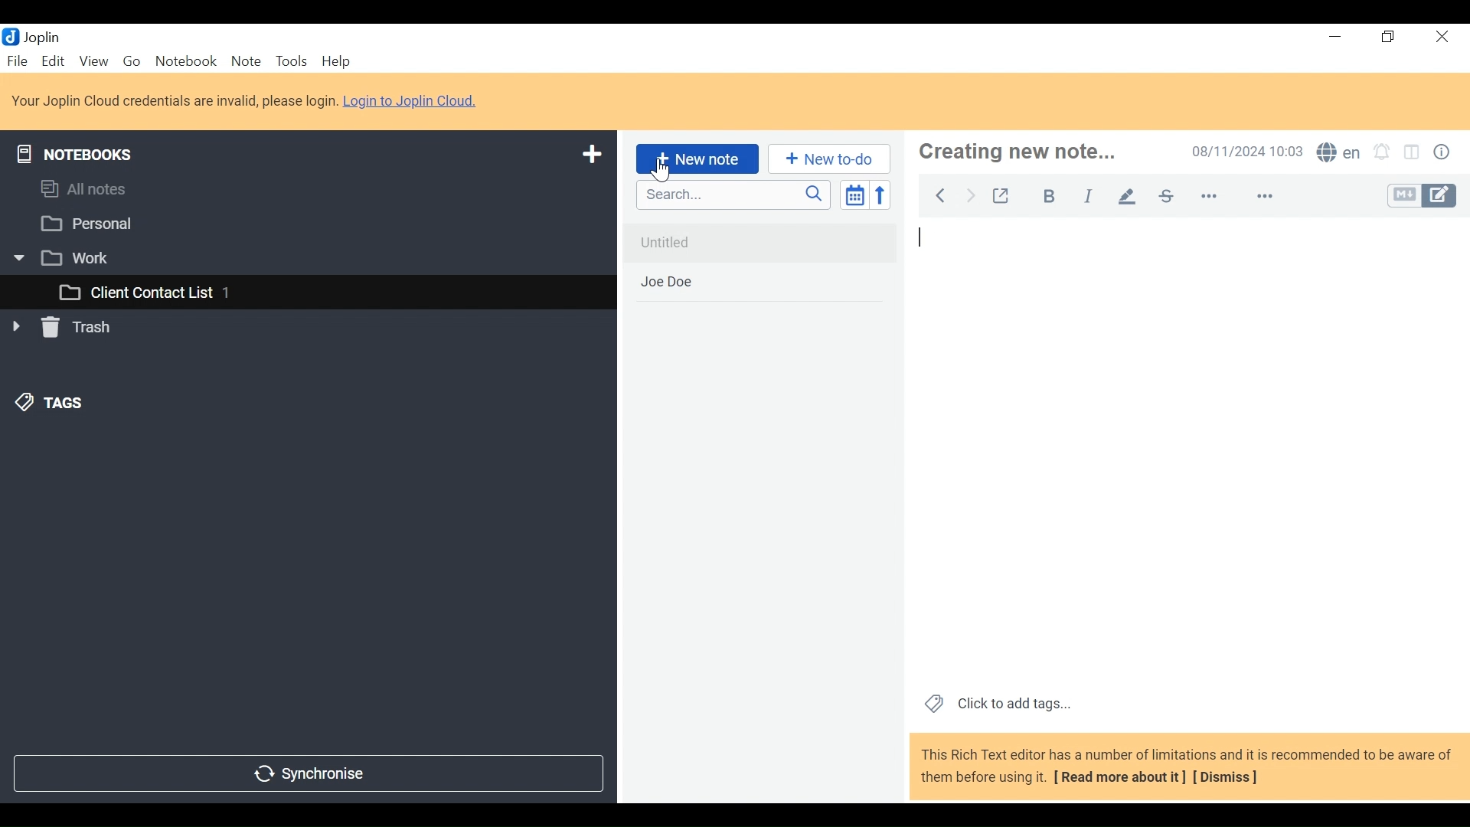  I want to click on Tags, so click(47, 405).